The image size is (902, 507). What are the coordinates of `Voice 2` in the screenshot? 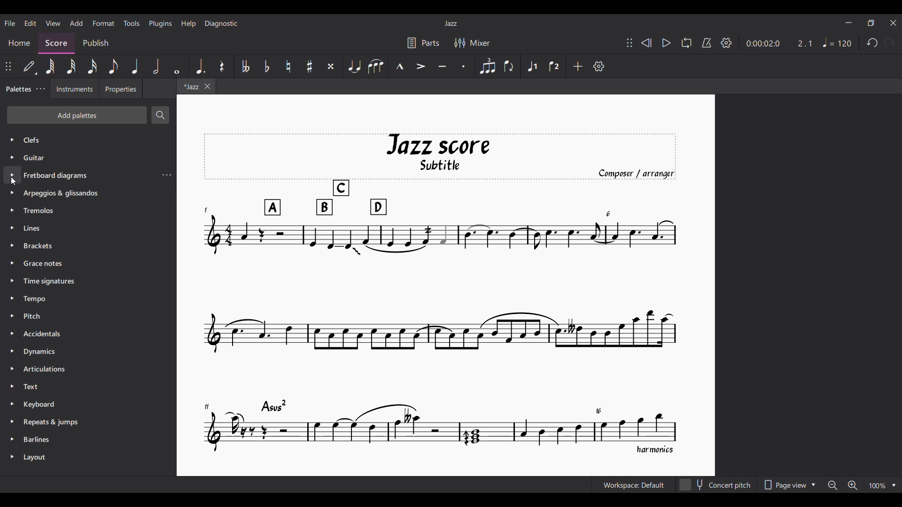 It's located at (555, 66).